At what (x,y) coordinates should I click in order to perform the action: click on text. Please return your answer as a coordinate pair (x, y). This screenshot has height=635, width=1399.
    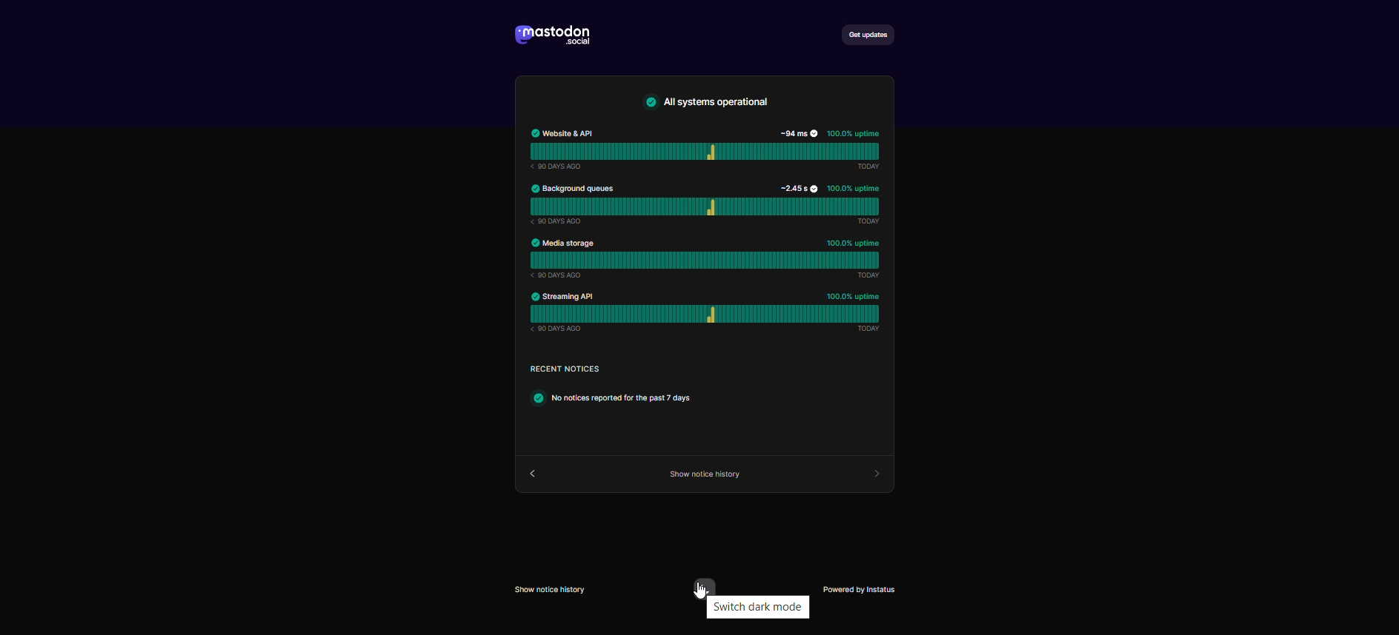
    Looking at the image, I should click on (619, 387).